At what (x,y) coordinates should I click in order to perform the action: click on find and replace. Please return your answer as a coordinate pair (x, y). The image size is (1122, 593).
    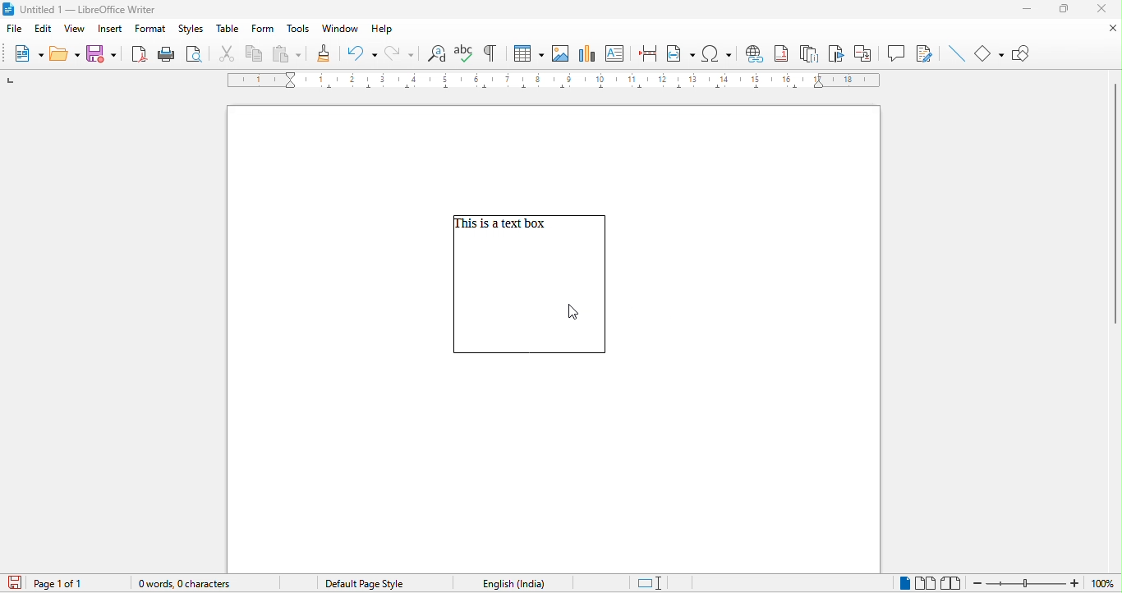
    Looking at the image, I should click on (437, 53).